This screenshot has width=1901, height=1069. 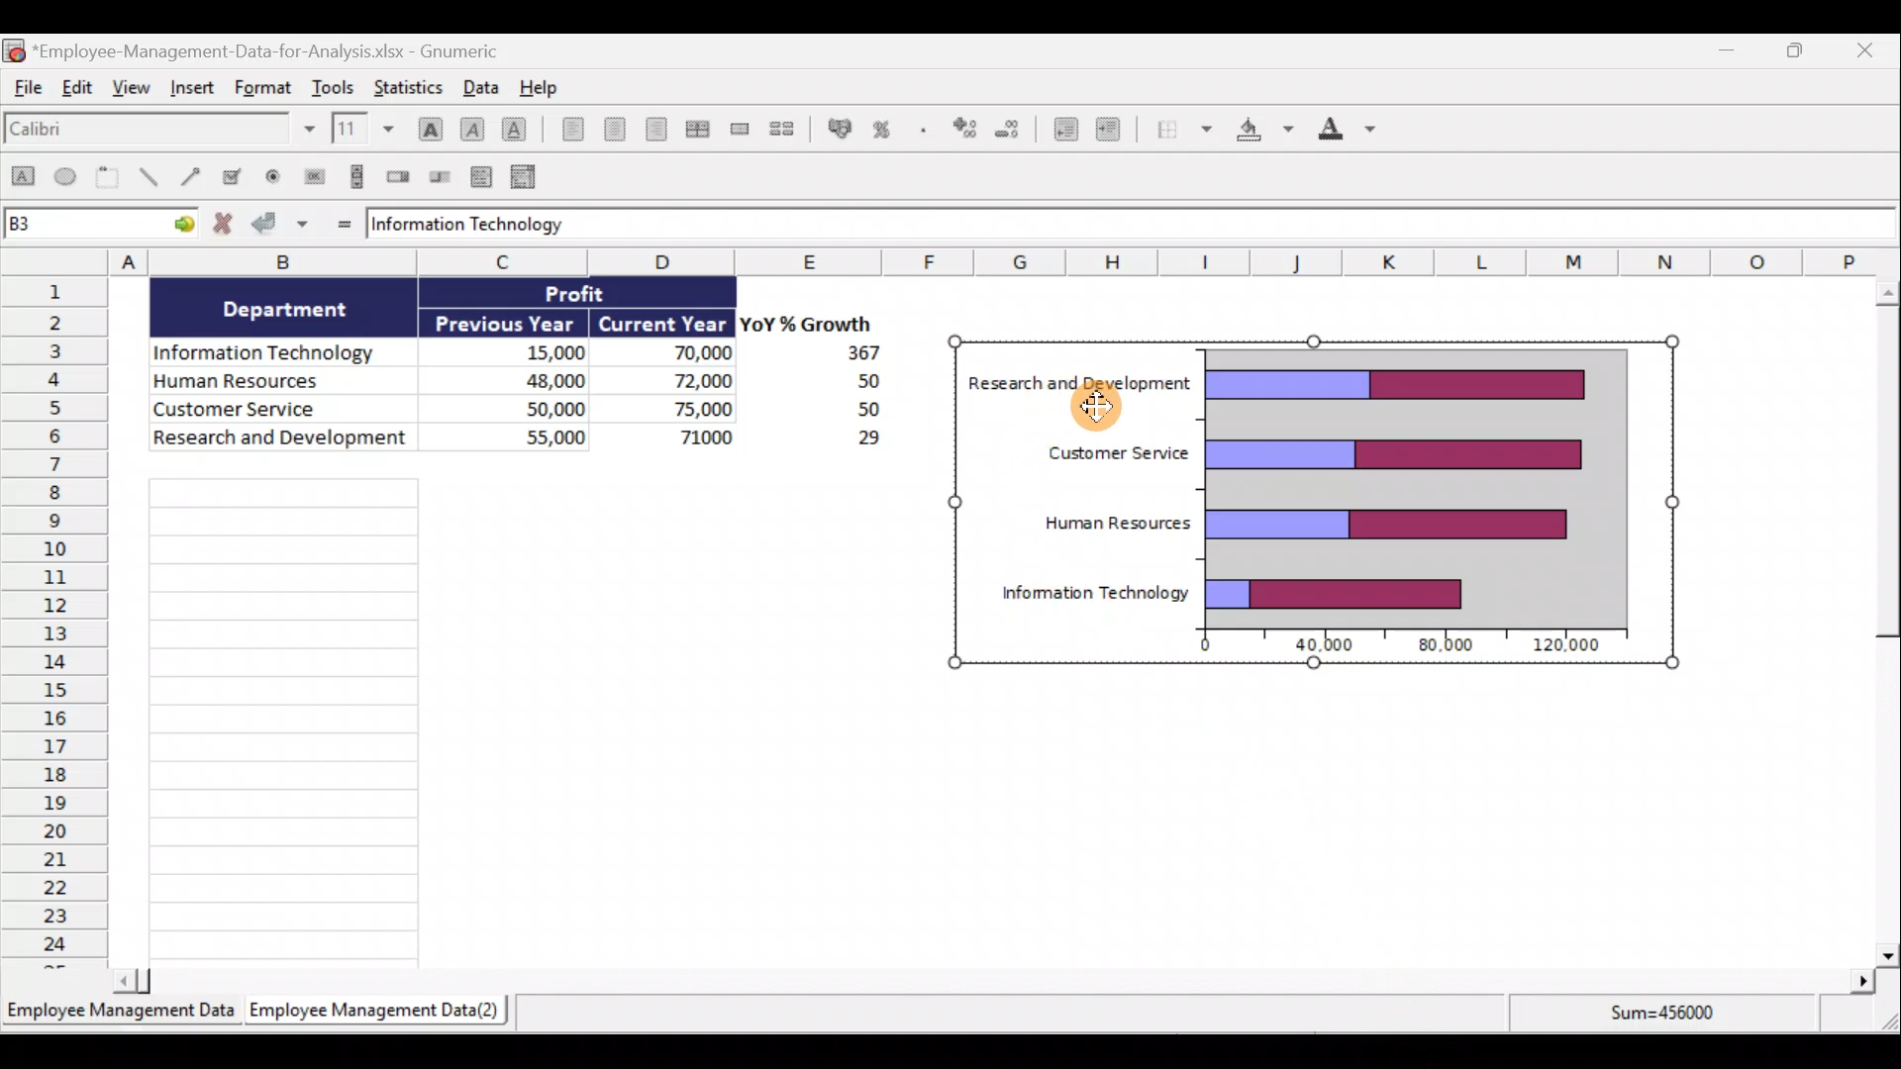 I want to click on Create an ellipse object, so click(x=68, y=179).